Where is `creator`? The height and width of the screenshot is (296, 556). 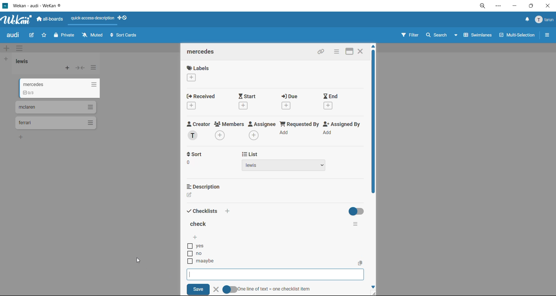 creator is located at coordinates (198, 130).